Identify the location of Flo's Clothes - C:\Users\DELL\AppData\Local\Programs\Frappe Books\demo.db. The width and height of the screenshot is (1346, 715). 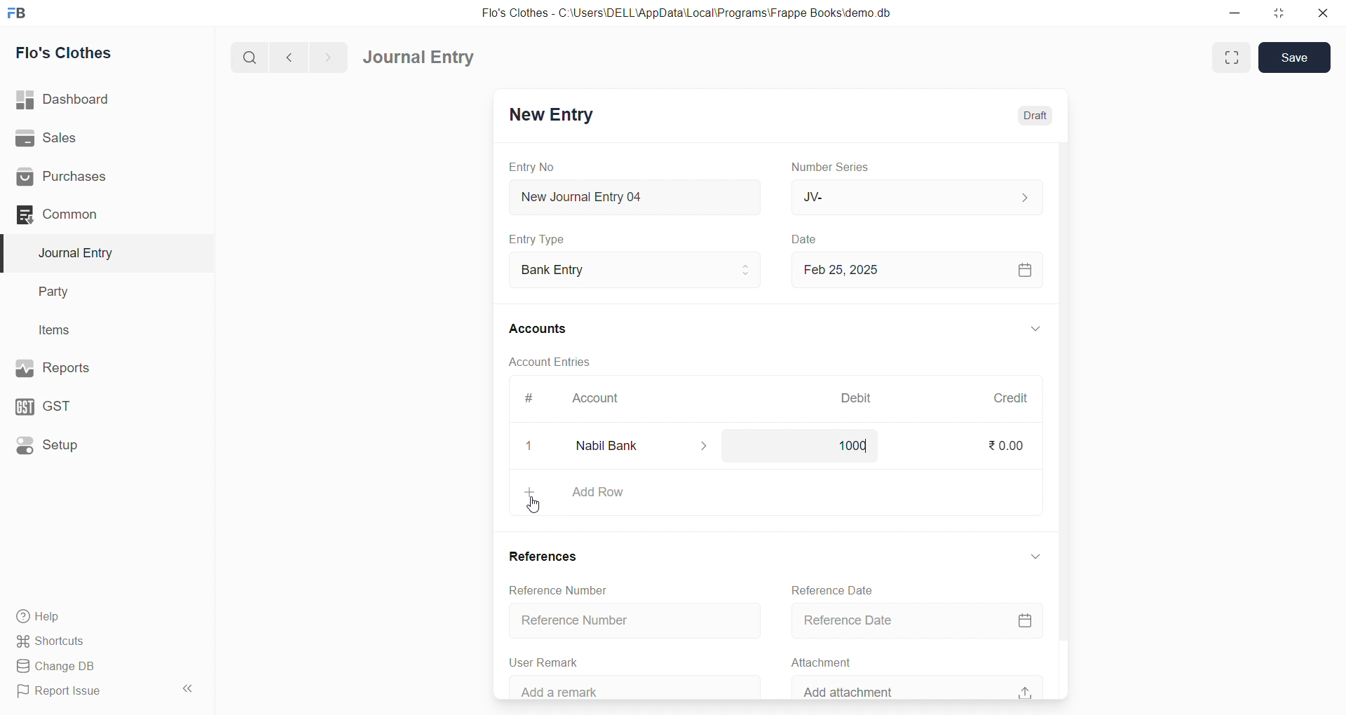
(697, 14).